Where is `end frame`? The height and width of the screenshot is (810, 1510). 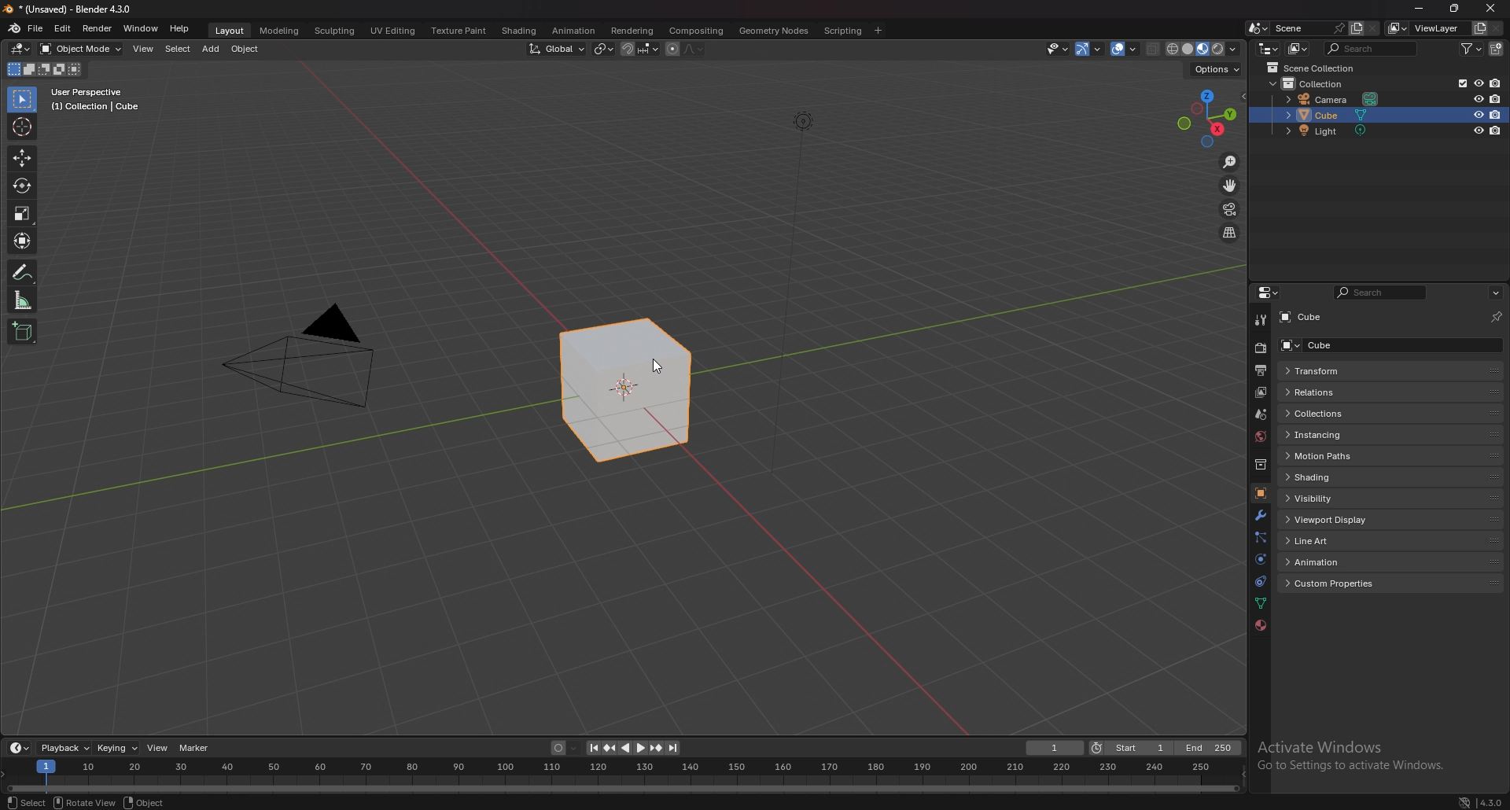 end frame is located at coordinates (1207, 748).